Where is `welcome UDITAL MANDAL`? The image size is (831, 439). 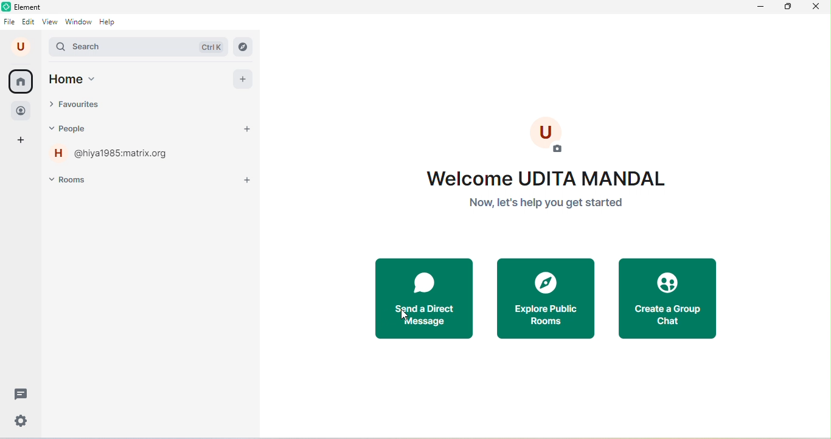 welcome UDITAL MANDAL is located at coordinates (546, 178).